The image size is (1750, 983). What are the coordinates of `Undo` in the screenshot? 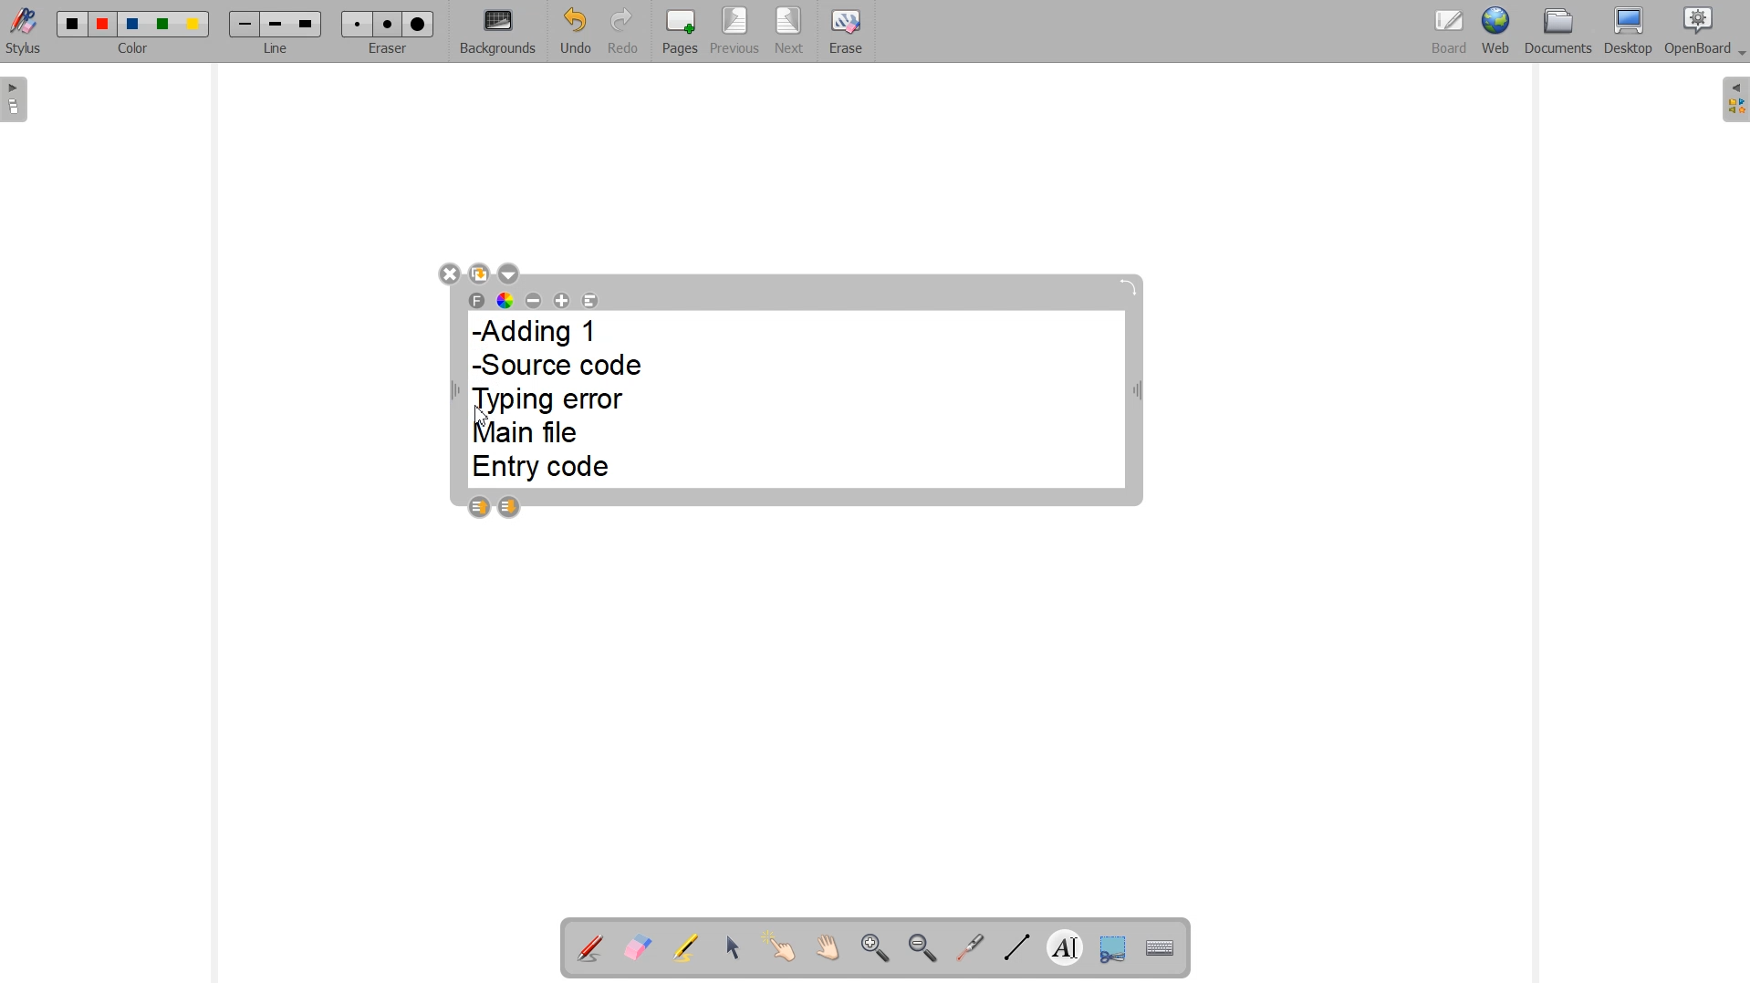 It's located at (574, 31).